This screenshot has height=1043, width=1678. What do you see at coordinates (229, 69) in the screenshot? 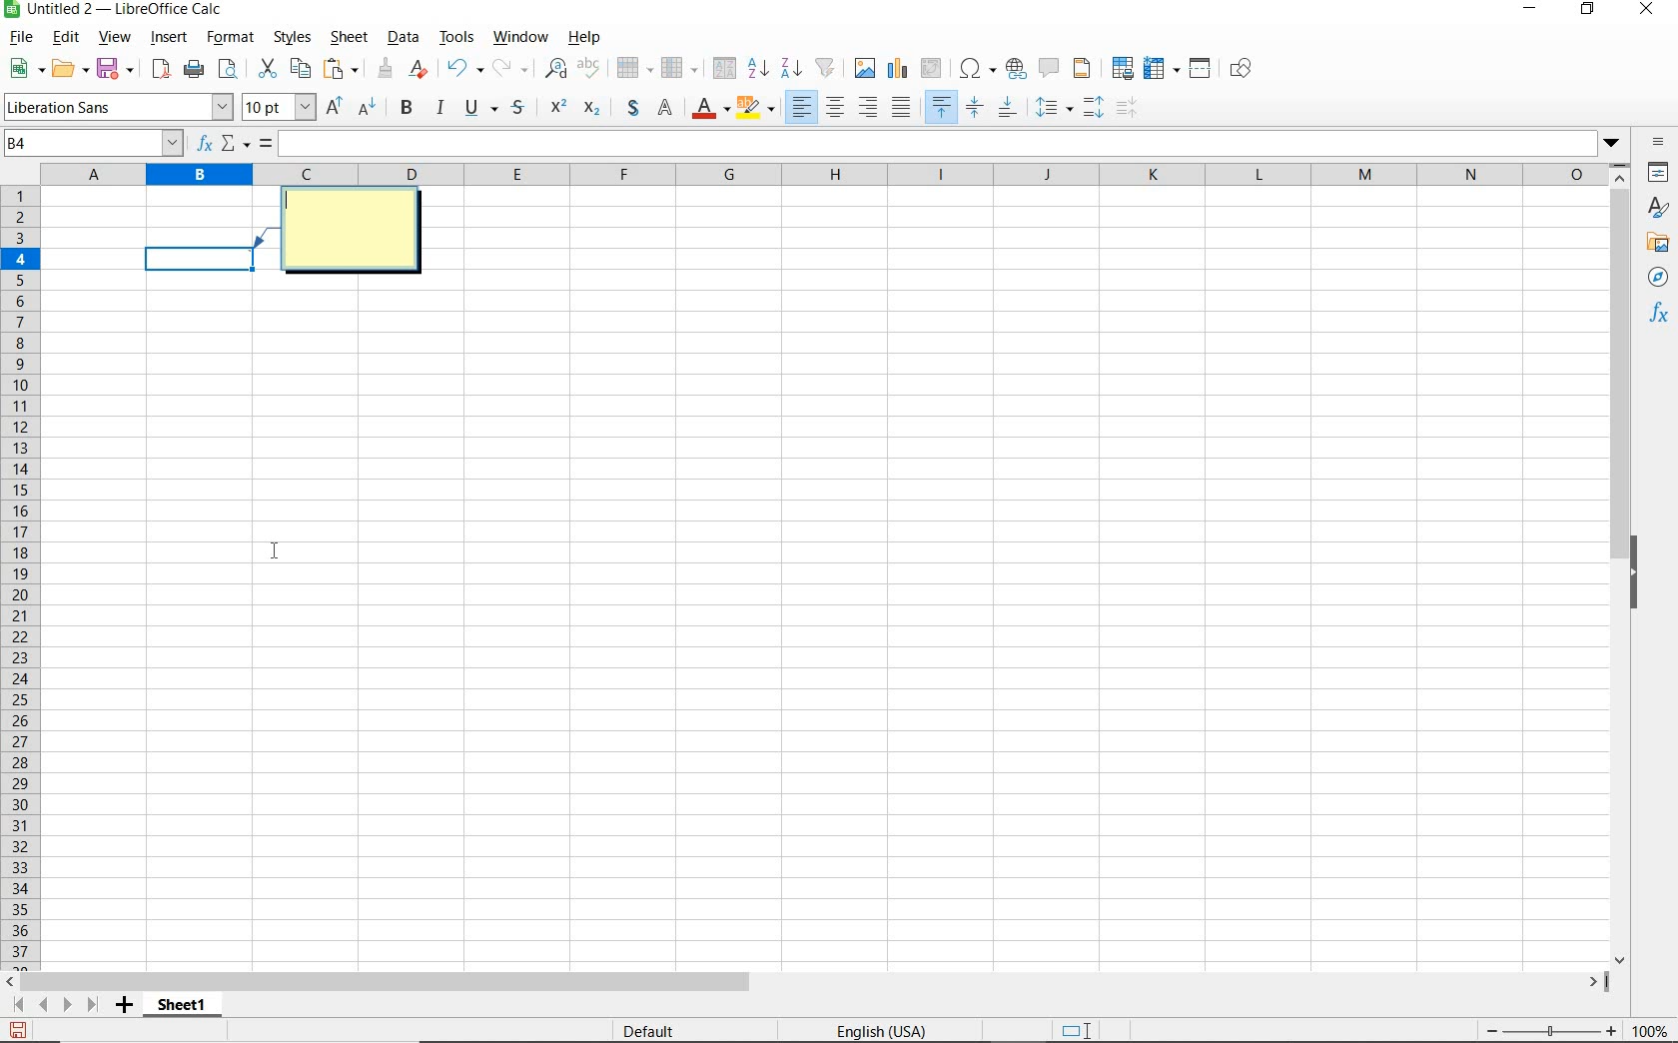
I see `toggle print preview` at bounding box center [229, 69].